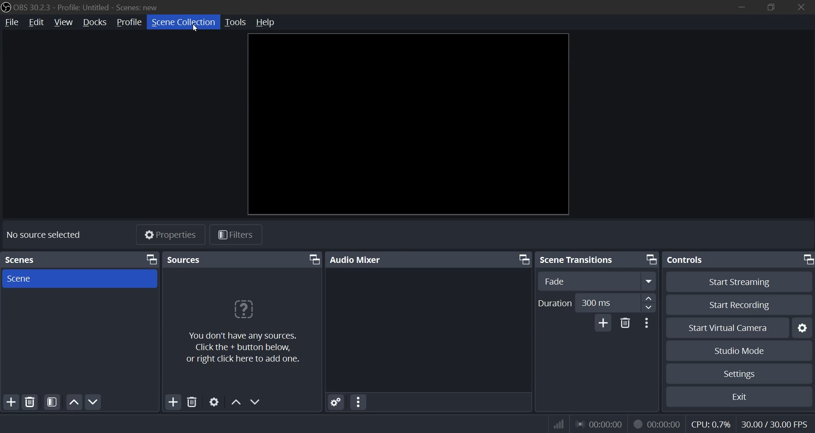 This screenshot has width=815, height=433. I want to click on scene transitions, so click(580, 259).